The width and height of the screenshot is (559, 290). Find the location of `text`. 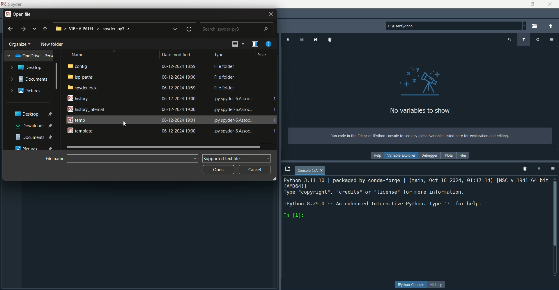

text is located at coordinates (224, 67).